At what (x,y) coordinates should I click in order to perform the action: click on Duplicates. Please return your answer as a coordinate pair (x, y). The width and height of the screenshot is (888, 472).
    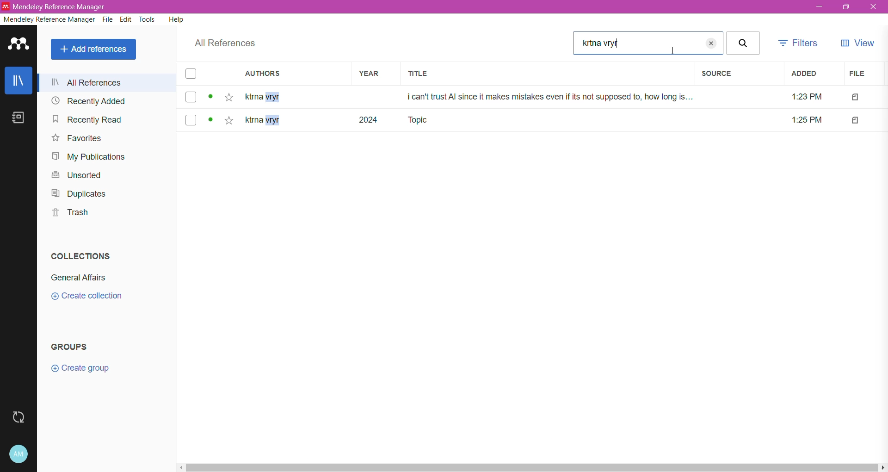
    Looking at the image, I should click on (84, 194).